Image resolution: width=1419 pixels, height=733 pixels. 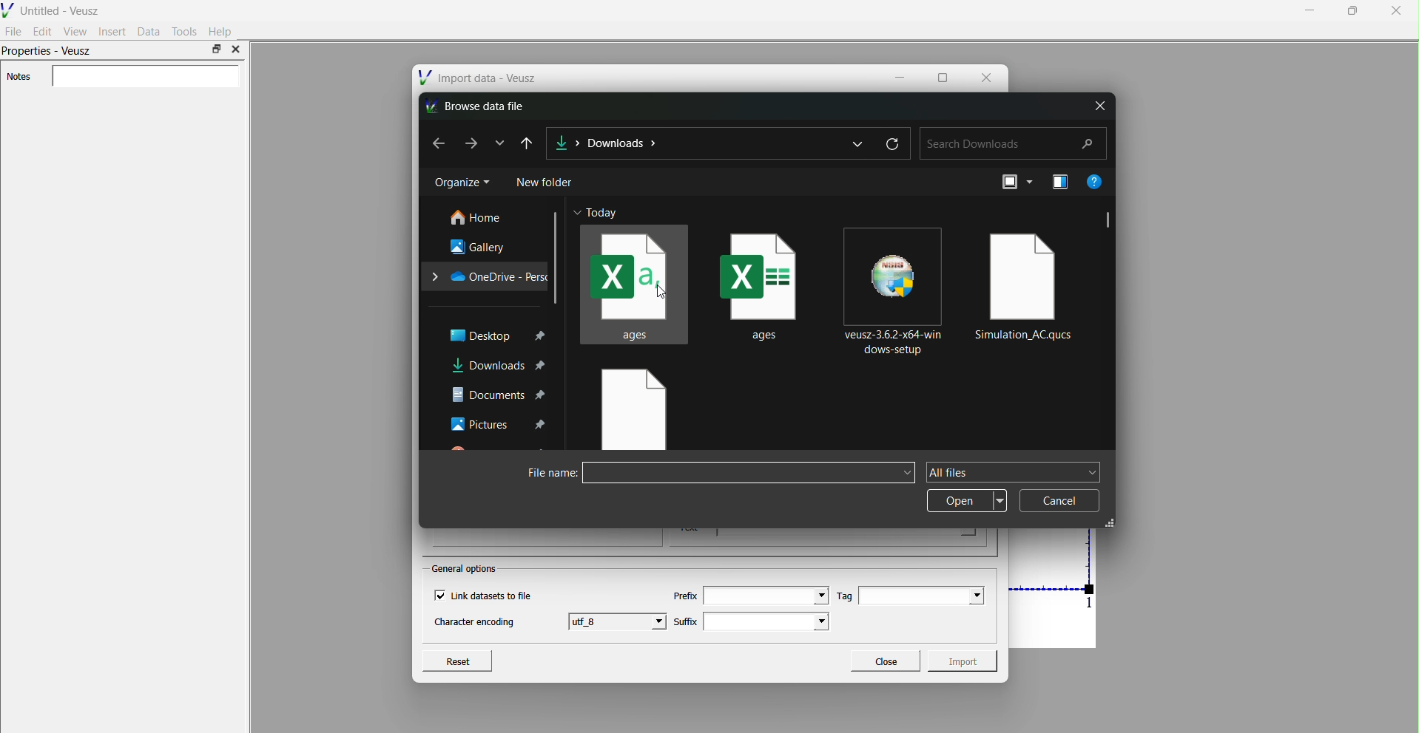 I want to click on Home, so click(x=479, y=218).